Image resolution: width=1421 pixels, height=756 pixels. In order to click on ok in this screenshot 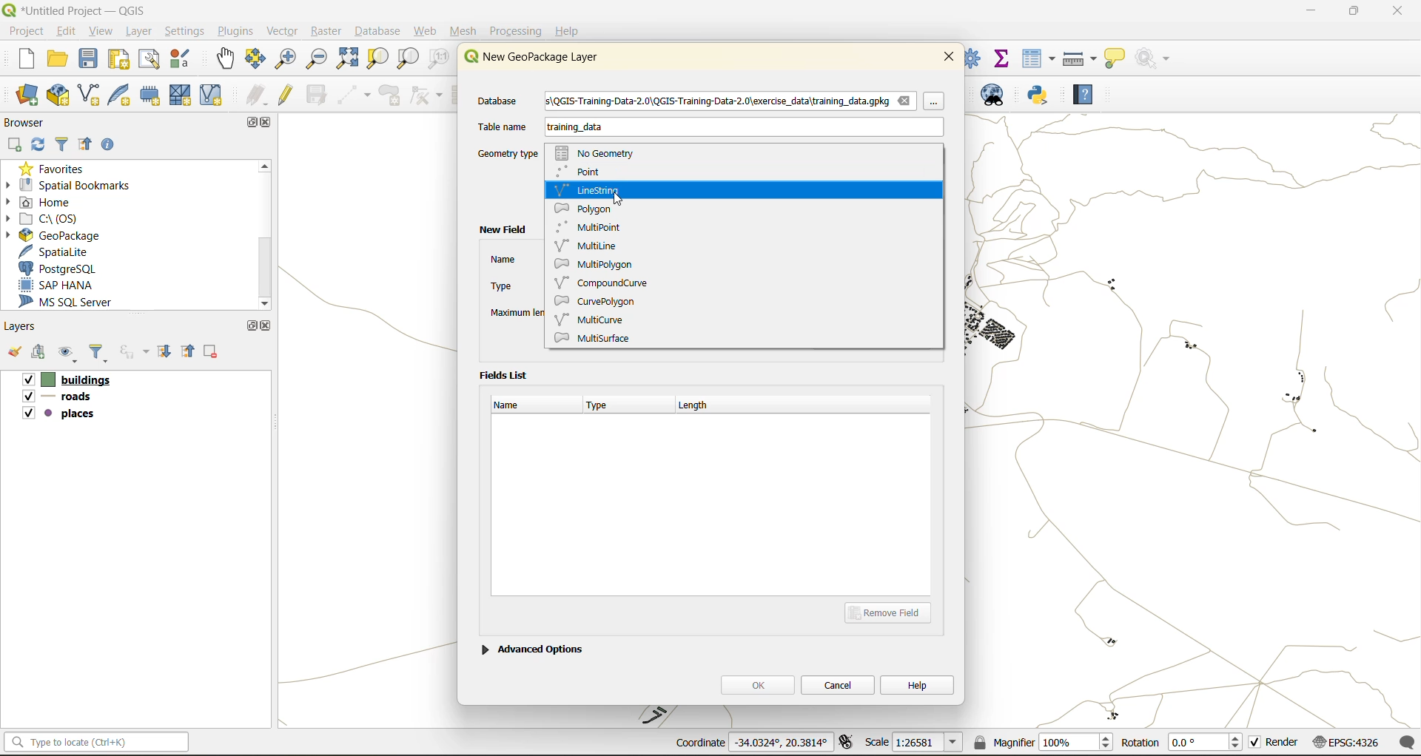, I will do `click(757, 684)`.